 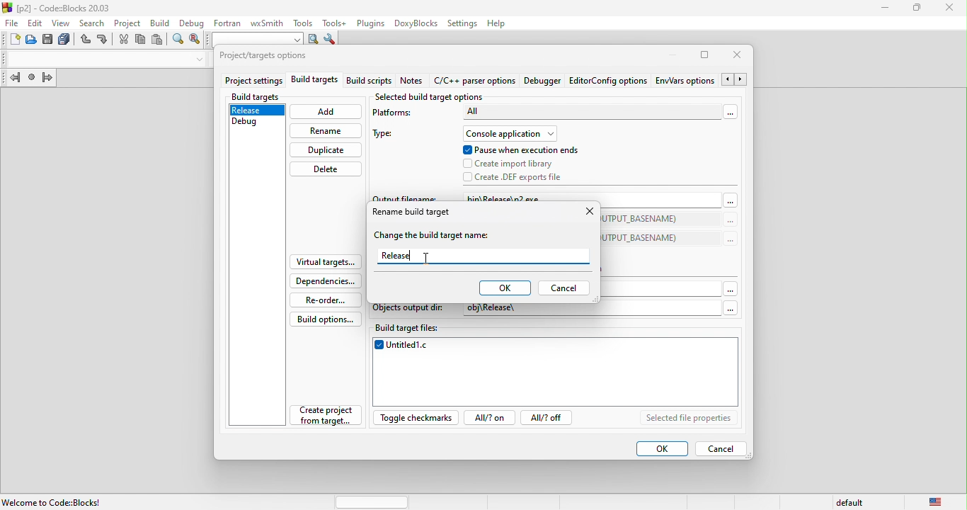 What do you see at coordinates (325, 170) in the screenshot?
I see `delete` at bounding box center [325, 170].